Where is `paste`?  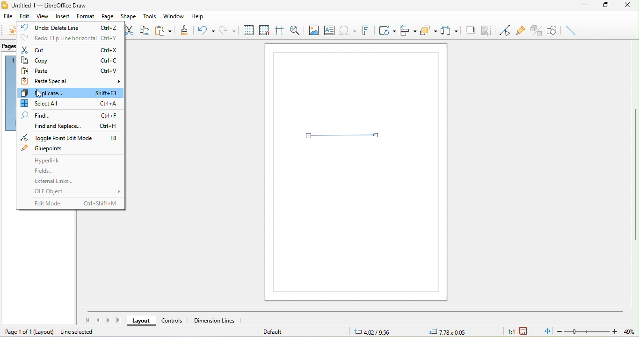 paste is located at coordinates (72, 70).